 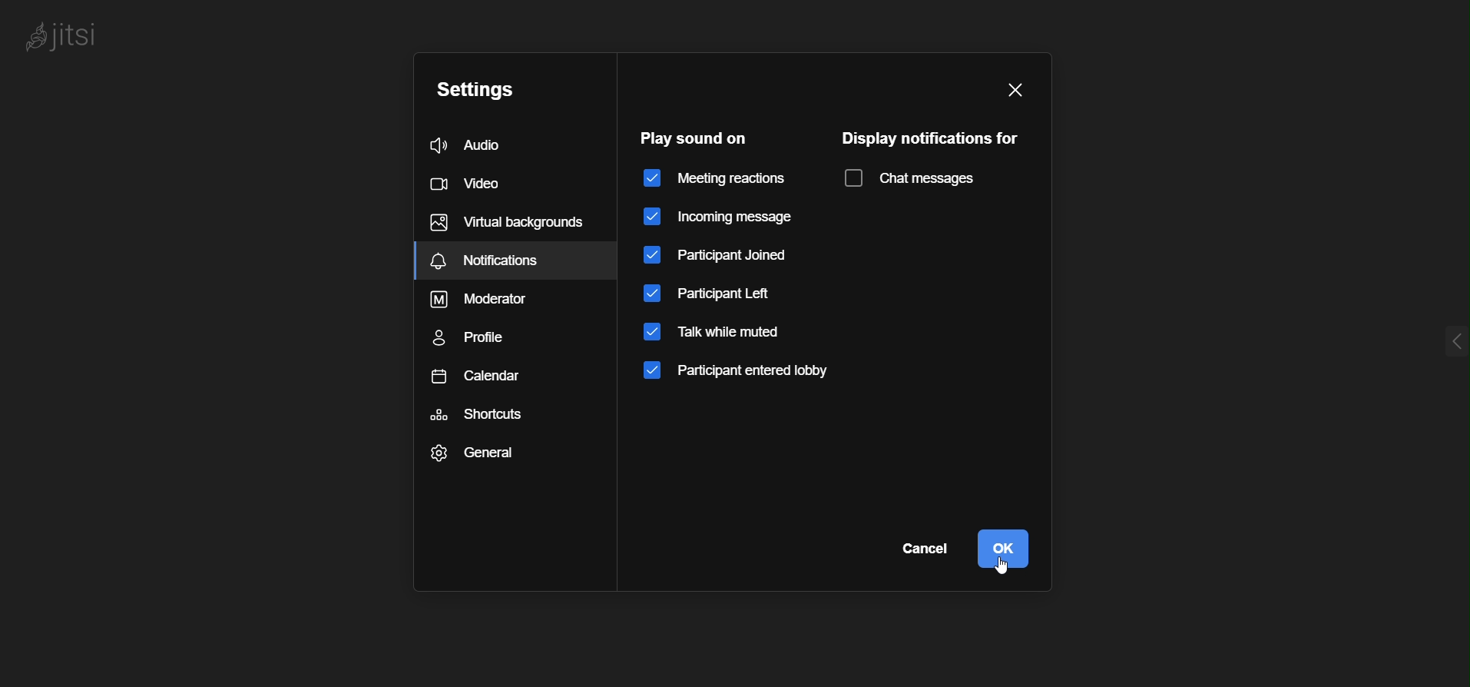 What do you see at coordinates (503, 223) in the screenshot?
I see `notifications` at bounding box center [503, 223].